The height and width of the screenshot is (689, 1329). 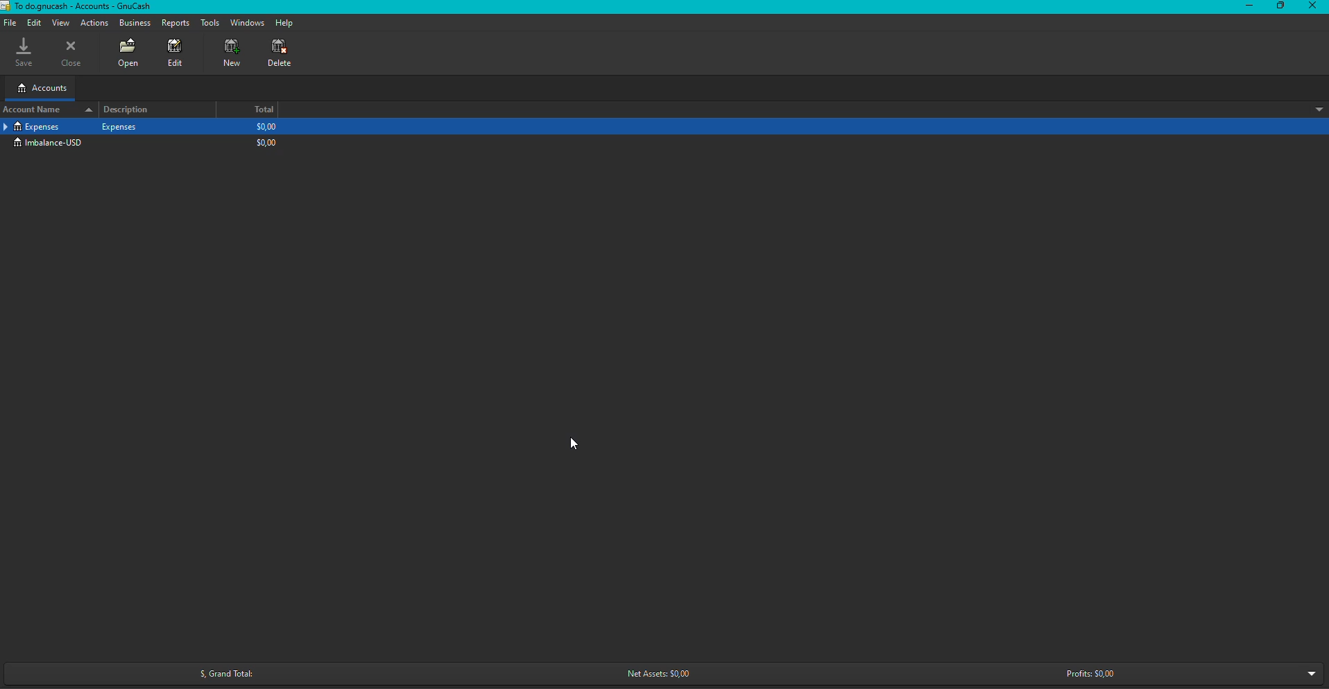 What do you see at coordinates (1308, 674) in the screenshot?
I see `more options` at bounding box center [1308, 674].